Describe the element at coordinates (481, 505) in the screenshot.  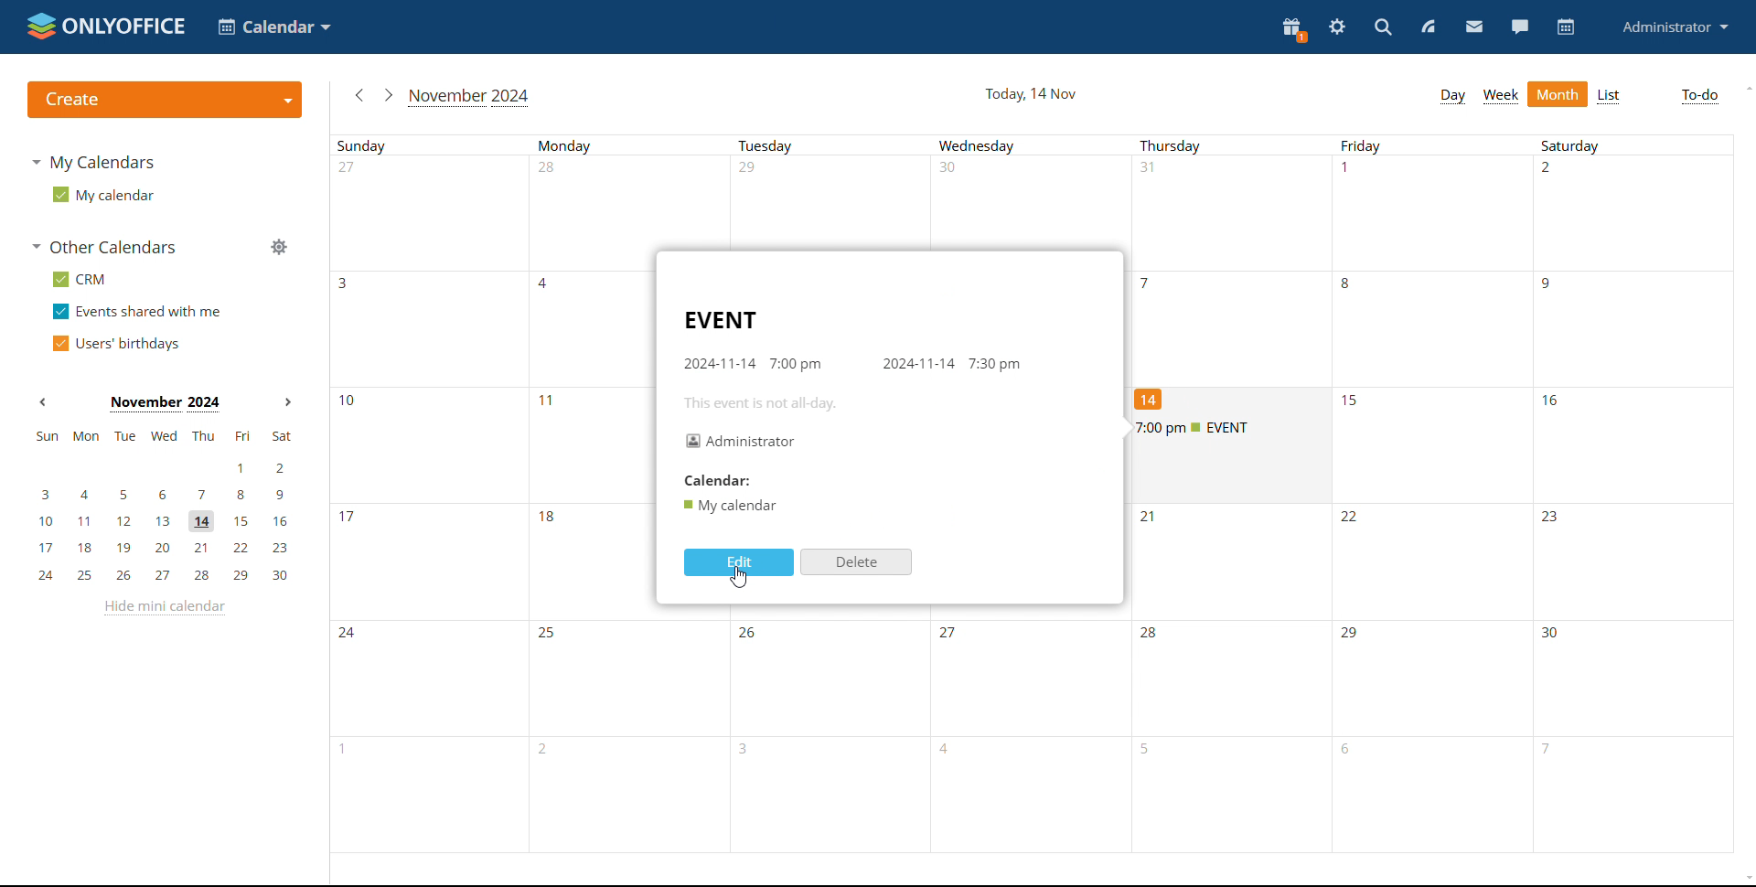
I see `days of a month` at that location.